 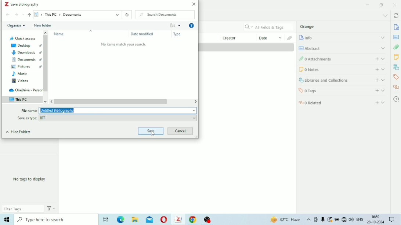 What do you see at coordinates (23, 209) in the screenshot?
I see `Filter Tags` at bounding box center [23, 209].